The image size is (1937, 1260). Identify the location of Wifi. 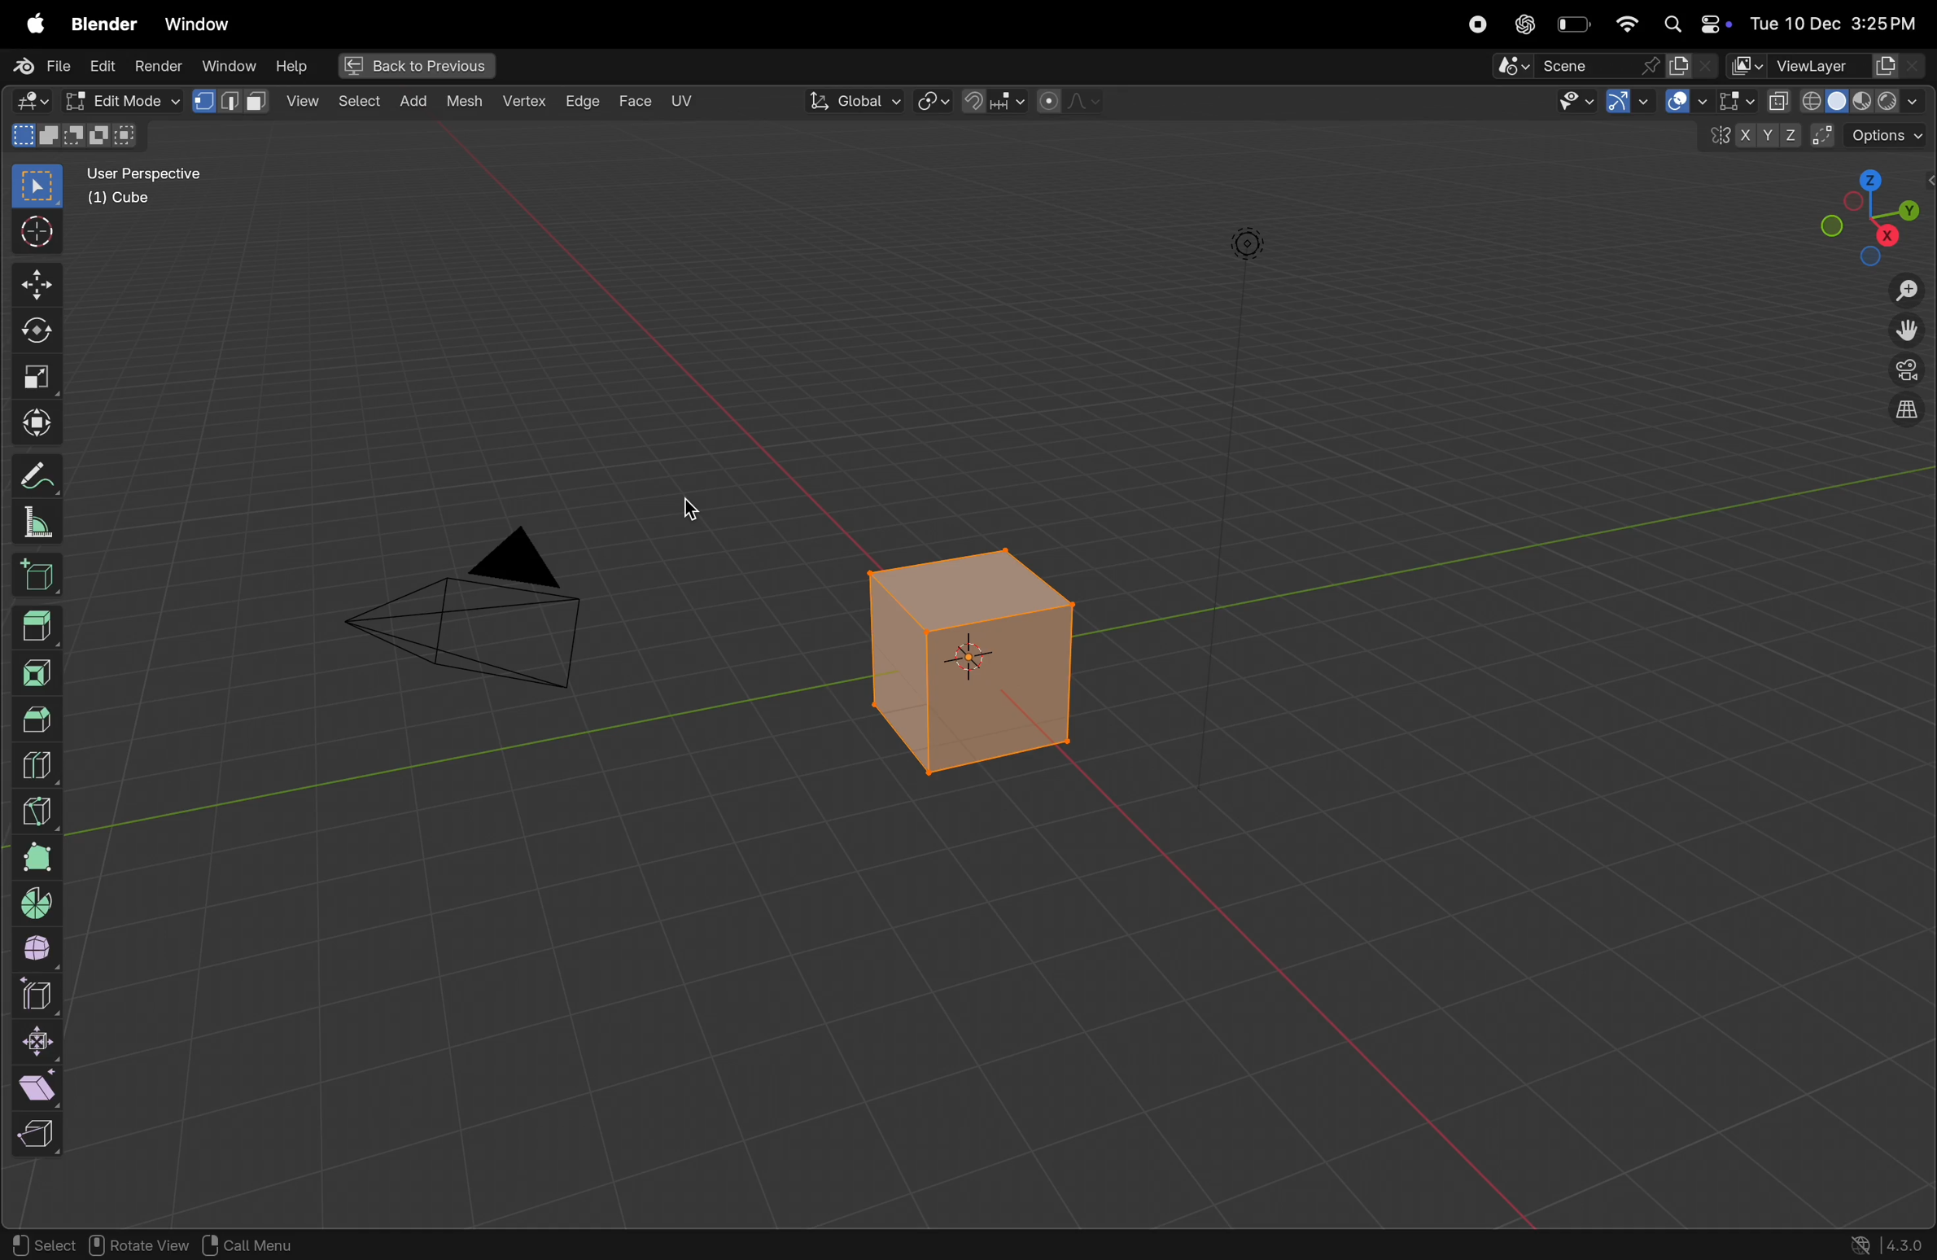
(1624, 24).